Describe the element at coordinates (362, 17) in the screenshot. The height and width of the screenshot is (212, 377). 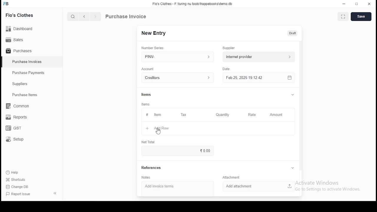
I see `create` at that location.